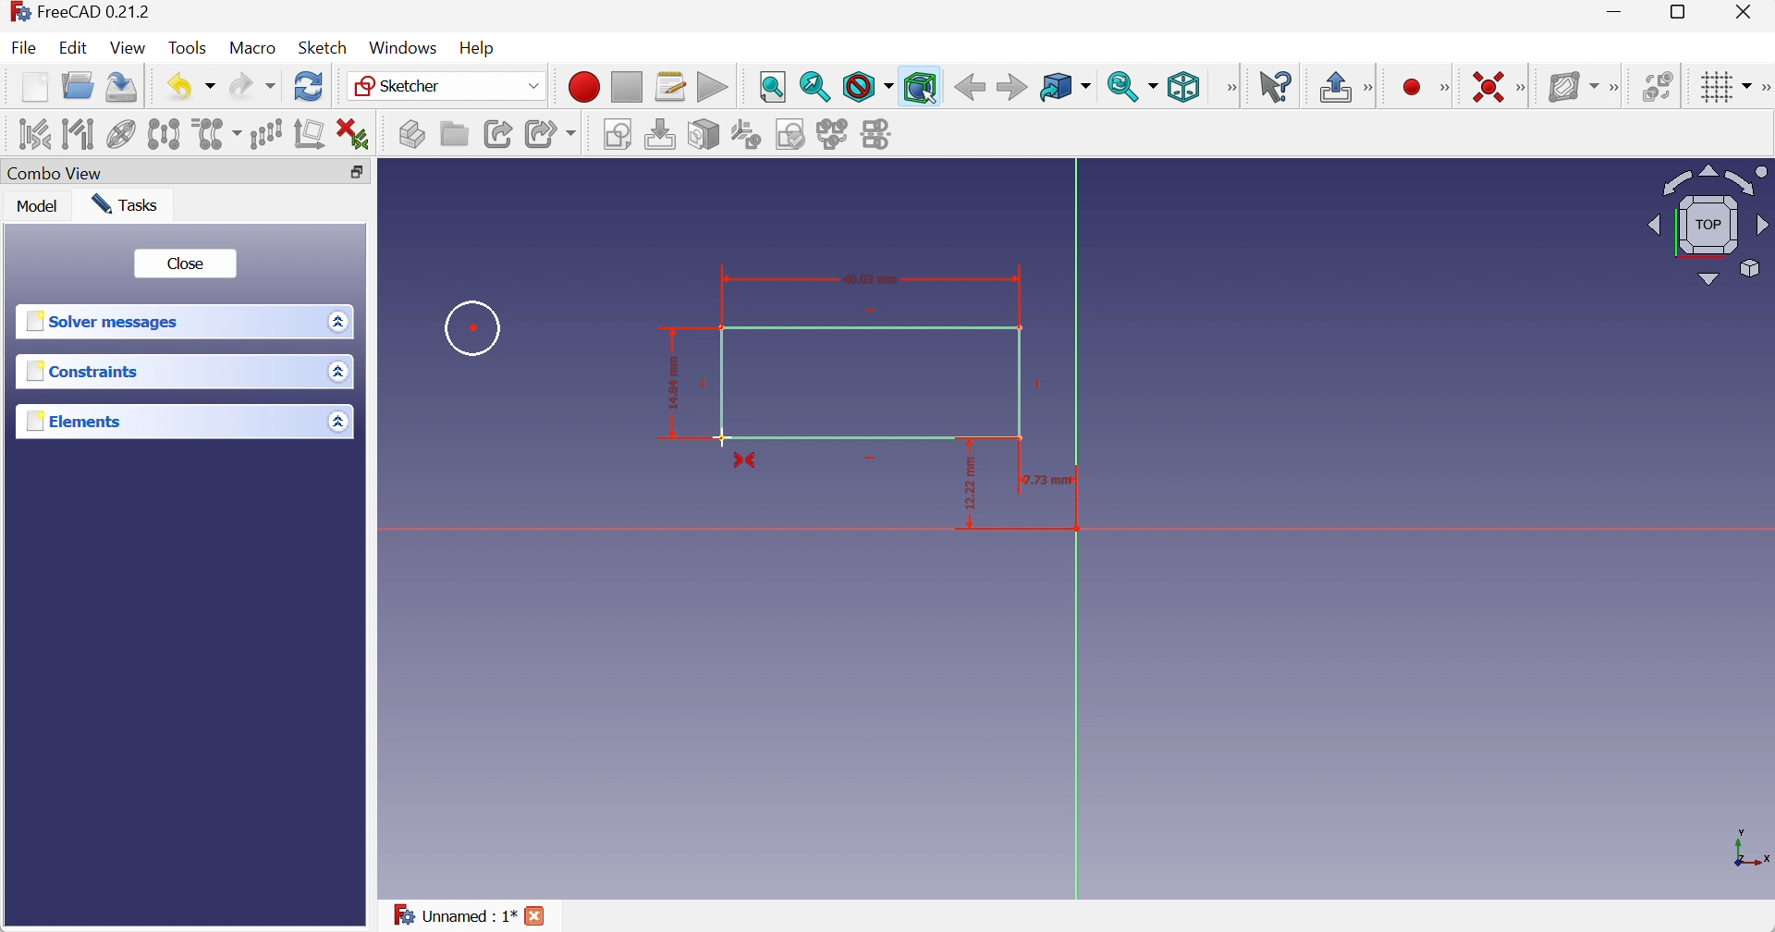  What do you see at coordinates (1573, 87) in the screenshot?
I see `[Show/hide B-spline information layer]` at bounding box center [1573, 87].